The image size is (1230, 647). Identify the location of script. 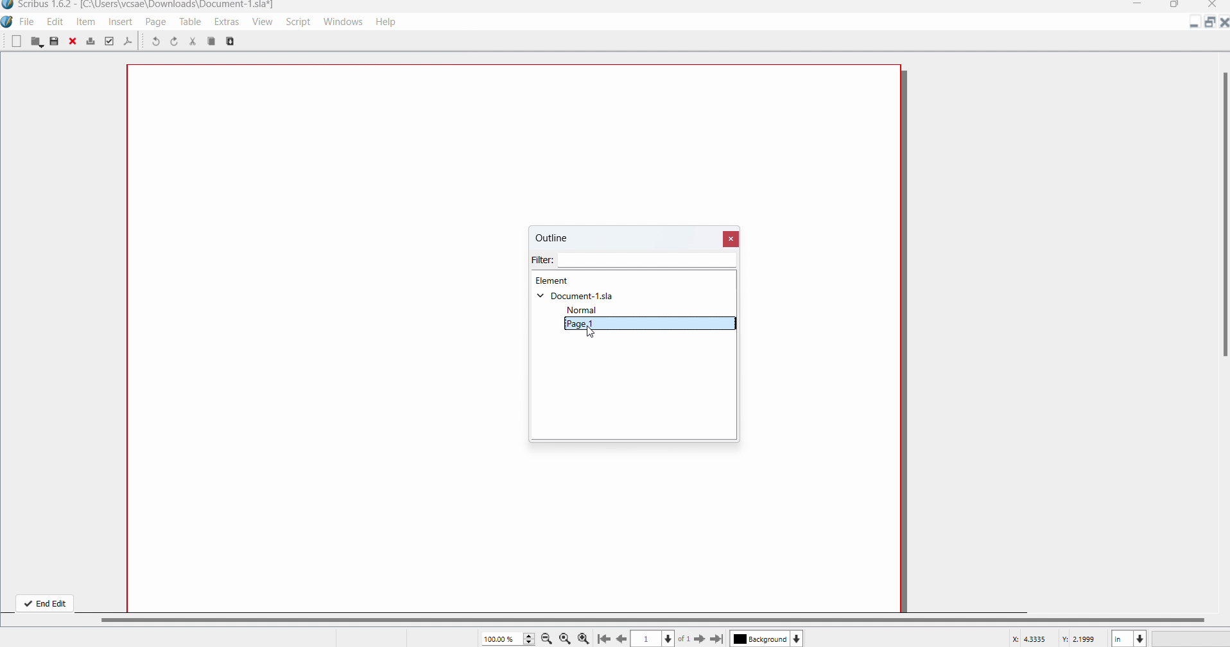
(297, 22).